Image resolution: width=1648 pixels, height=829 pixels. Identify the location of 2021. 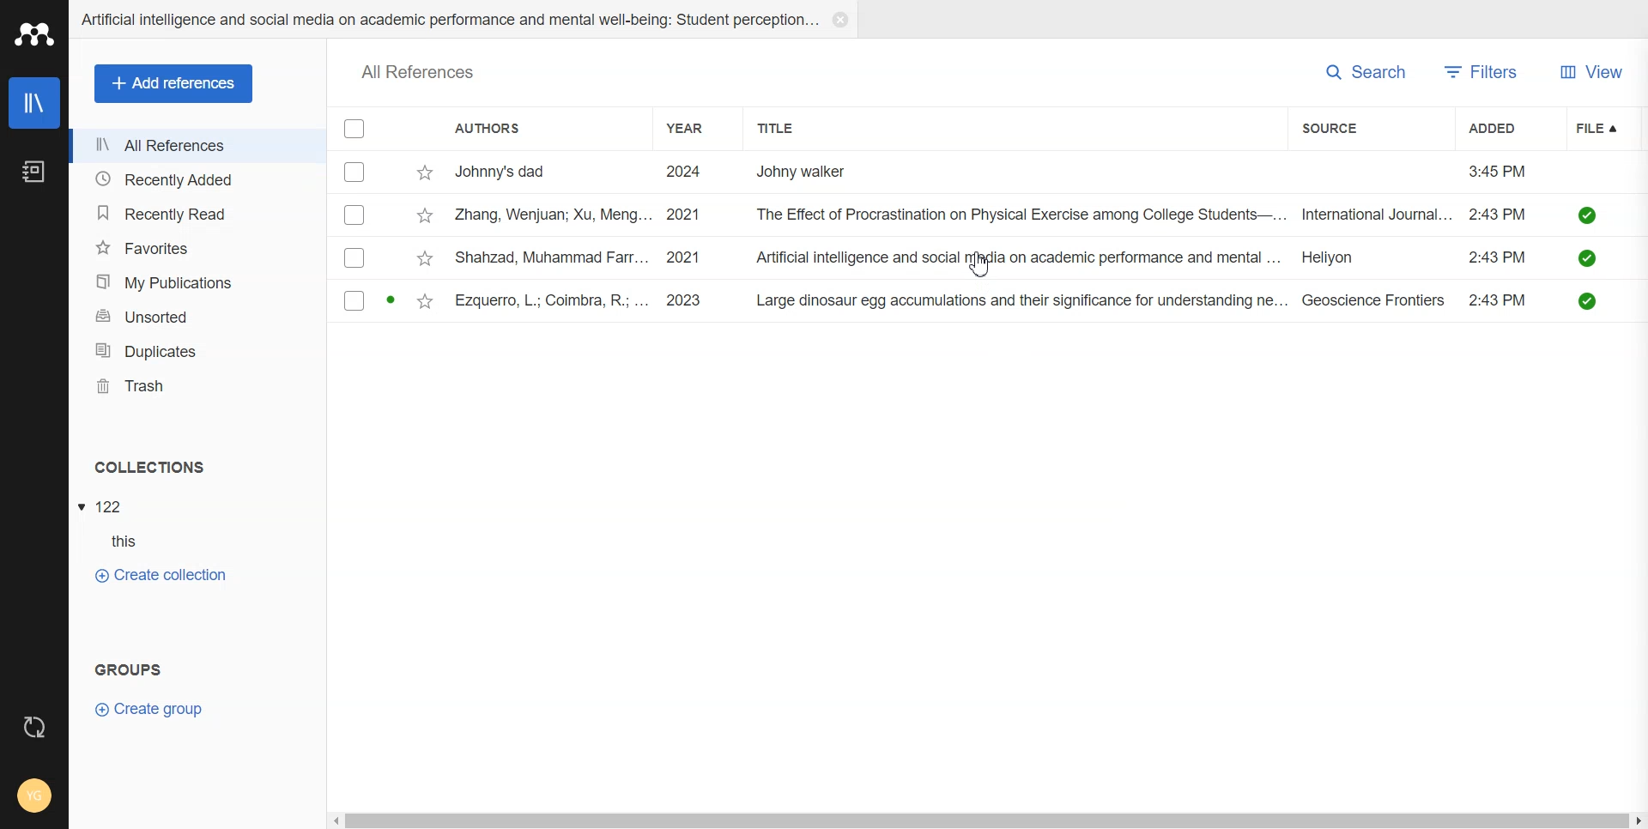
(683, 257).